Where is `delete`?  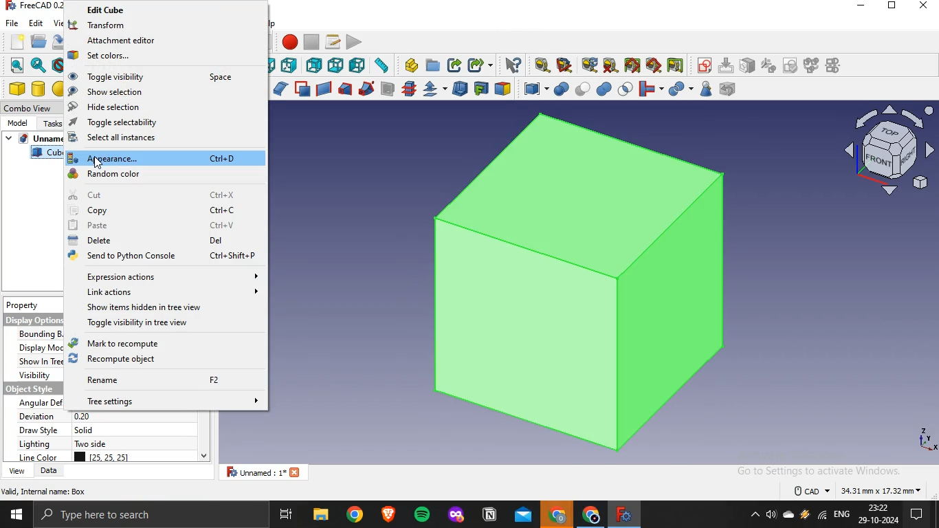 delete is located at coordinates (152, 241).